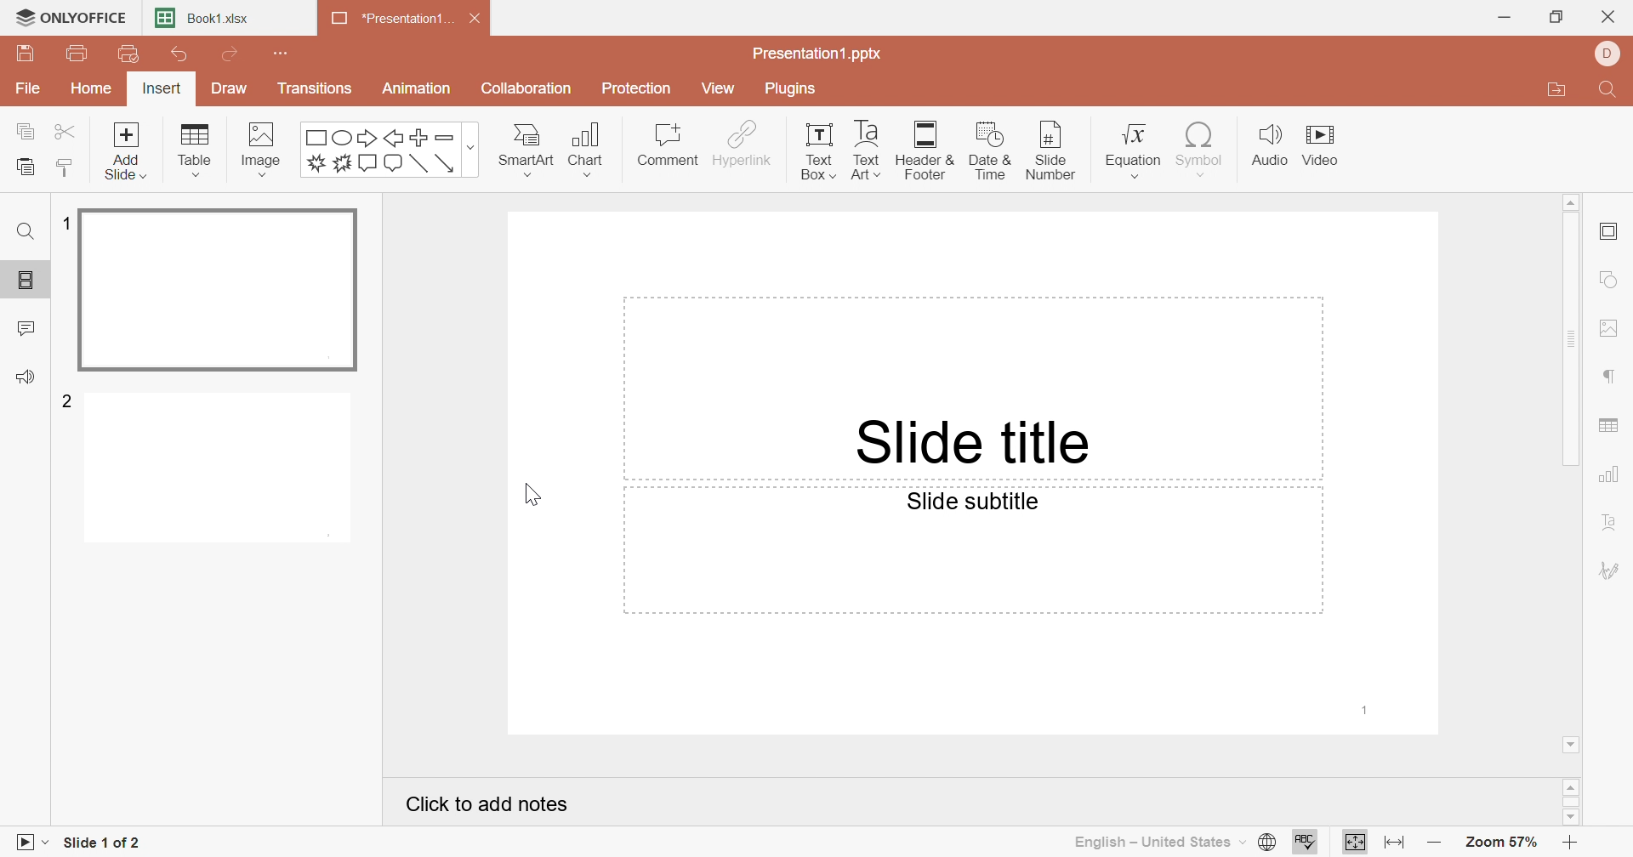  Describe the element at coordinates (1356, 842) in the screenshot. I see `Fit to slide` at that location.